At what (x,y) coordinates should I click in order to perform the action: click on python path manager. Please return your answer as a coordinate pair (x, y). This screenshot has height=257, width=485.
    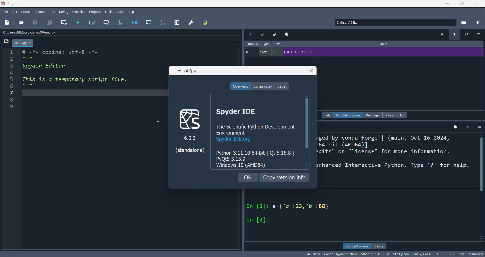
    Looking at the image, I should click on (206, 22).